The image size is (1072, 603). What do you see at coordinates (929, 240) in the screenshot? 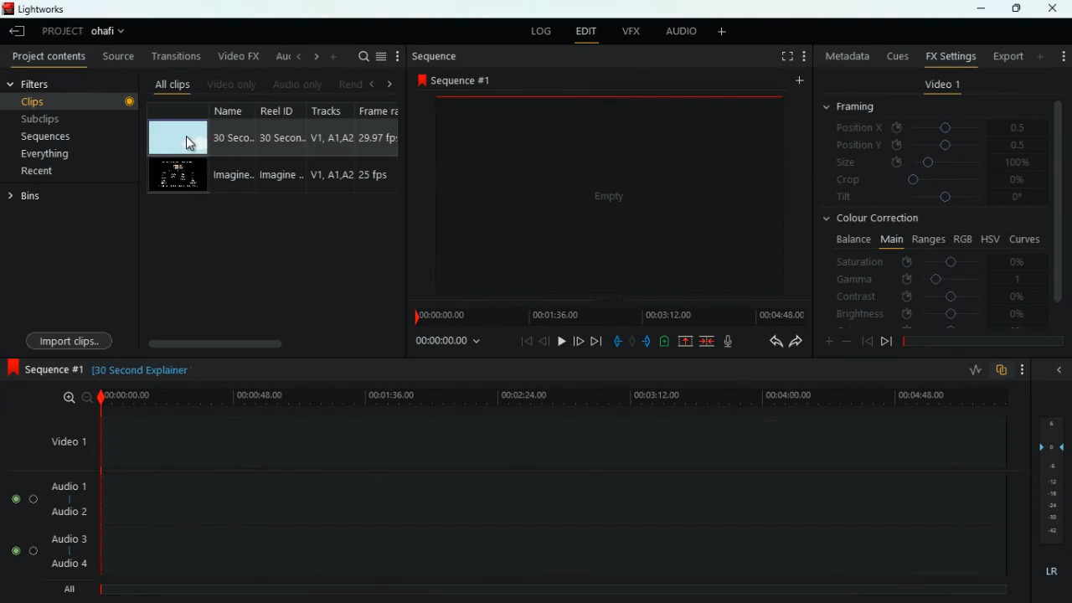
I see `ranges` at bounding box center [929, 240].